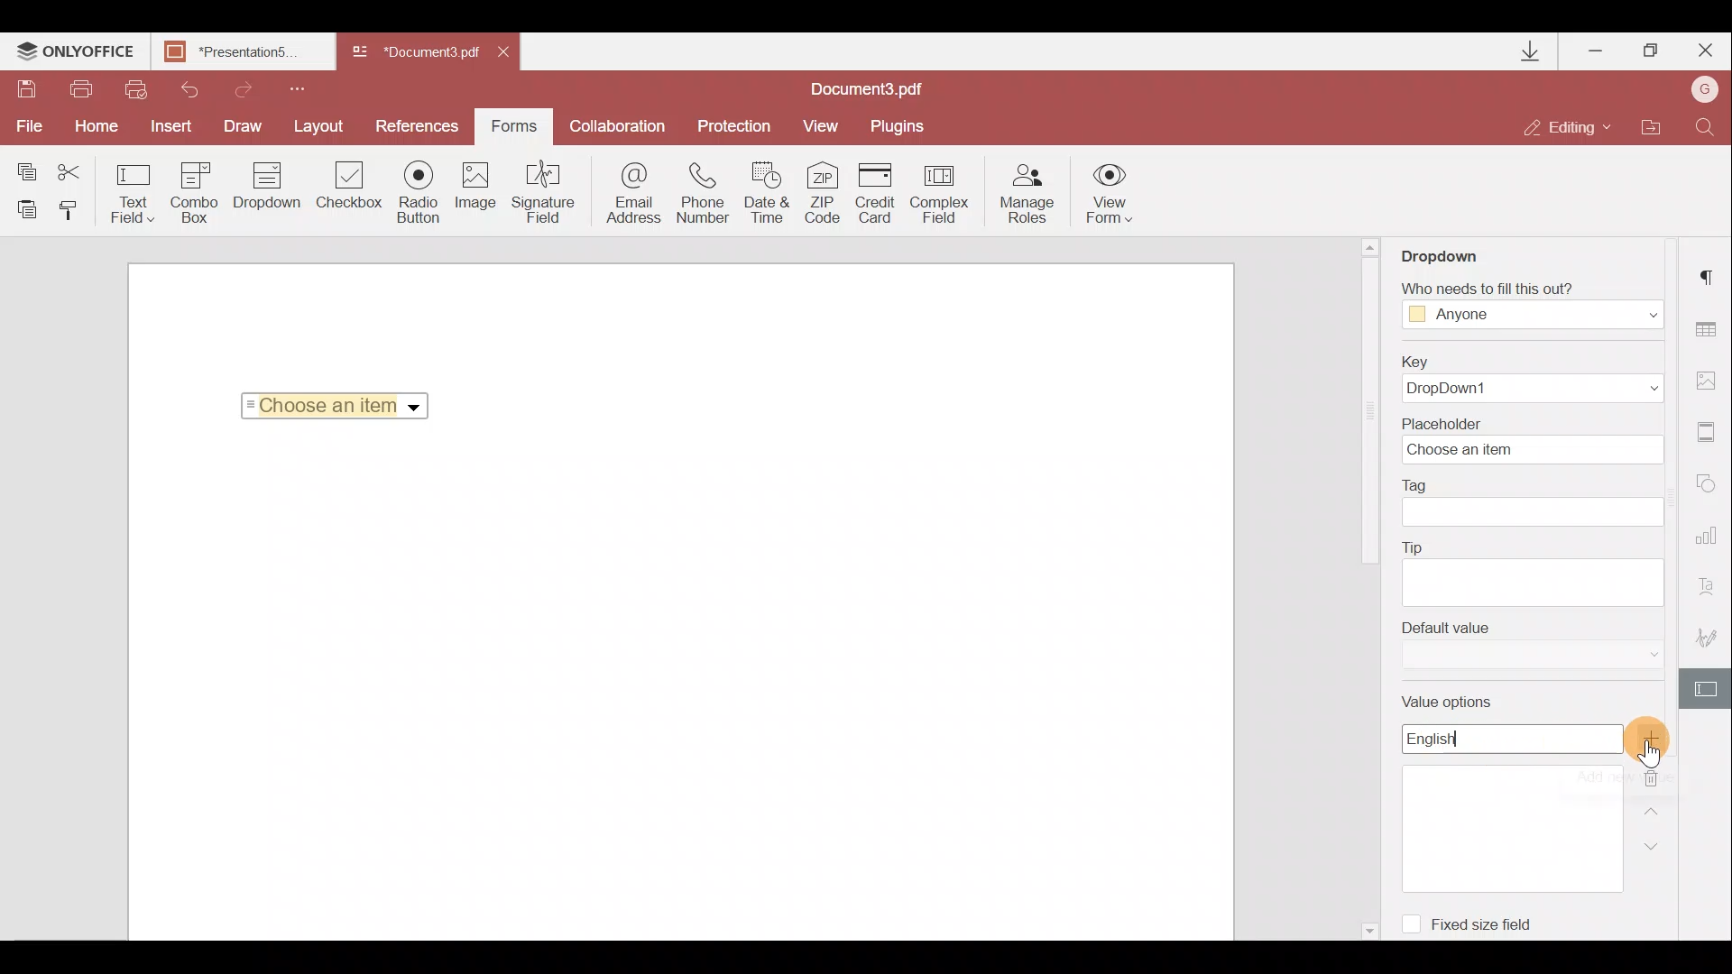 This screenshot has width=1732, height=974. I want to click on Find, so click(1706, 125).